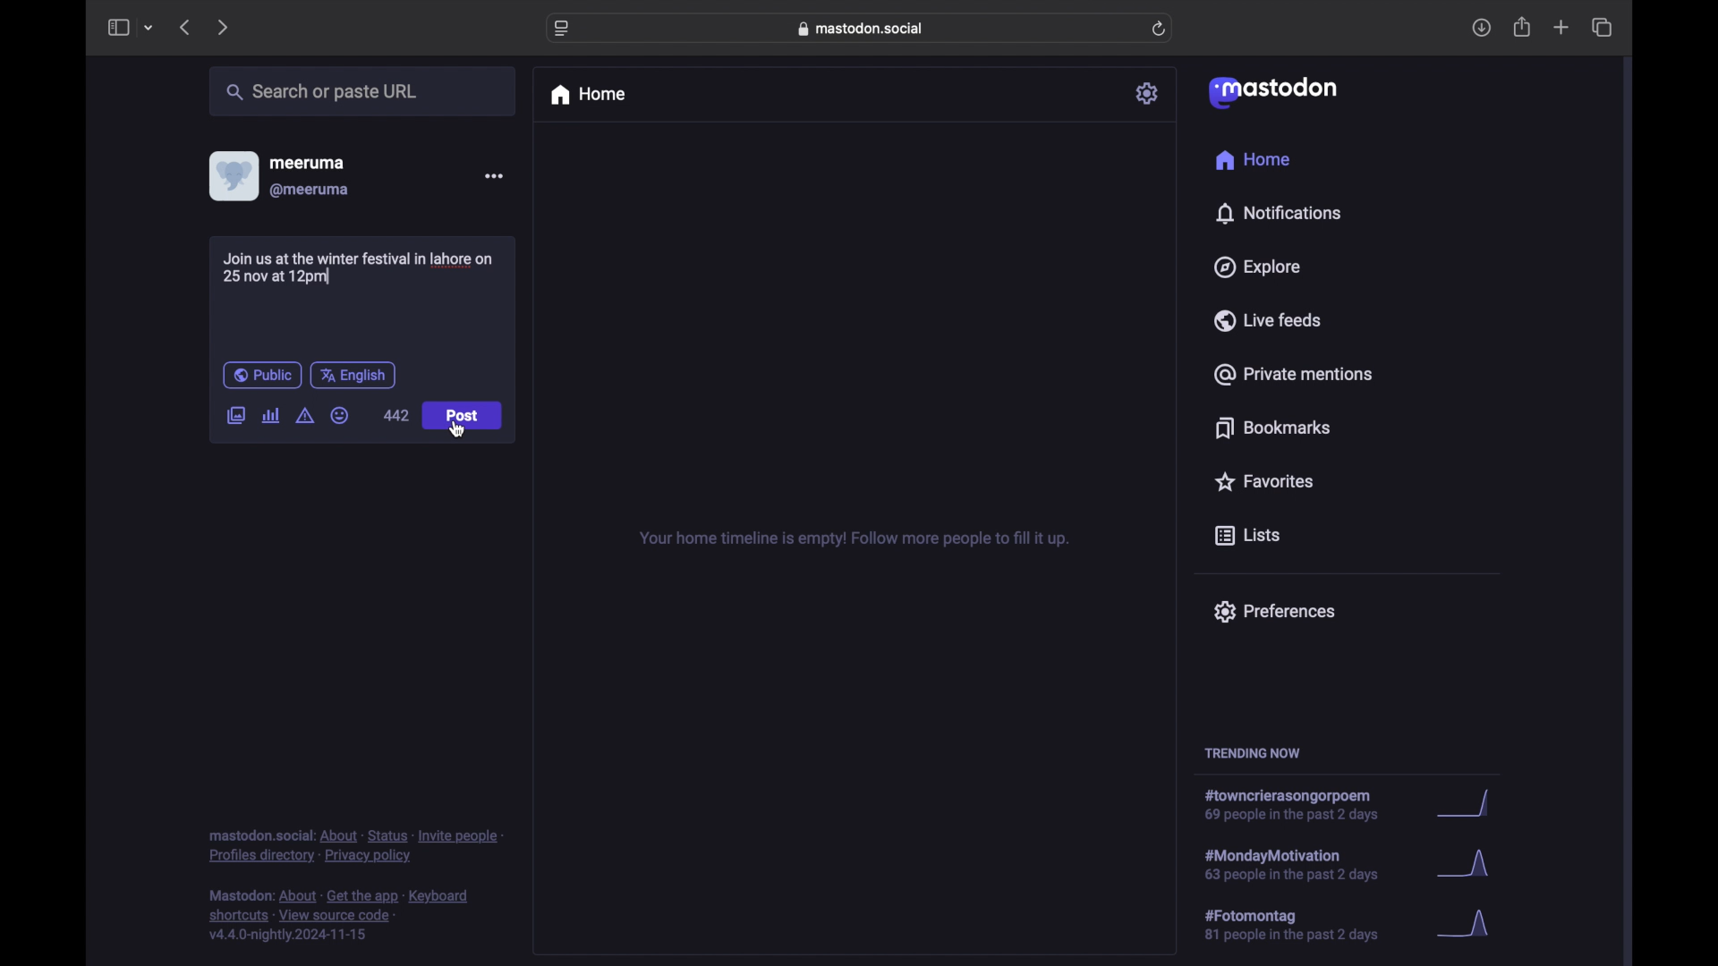 The width and height of the screenshot is (1718, 966). Describe the element at coordinates (342, 916) in the screenshot. I see `footnote` at that location.